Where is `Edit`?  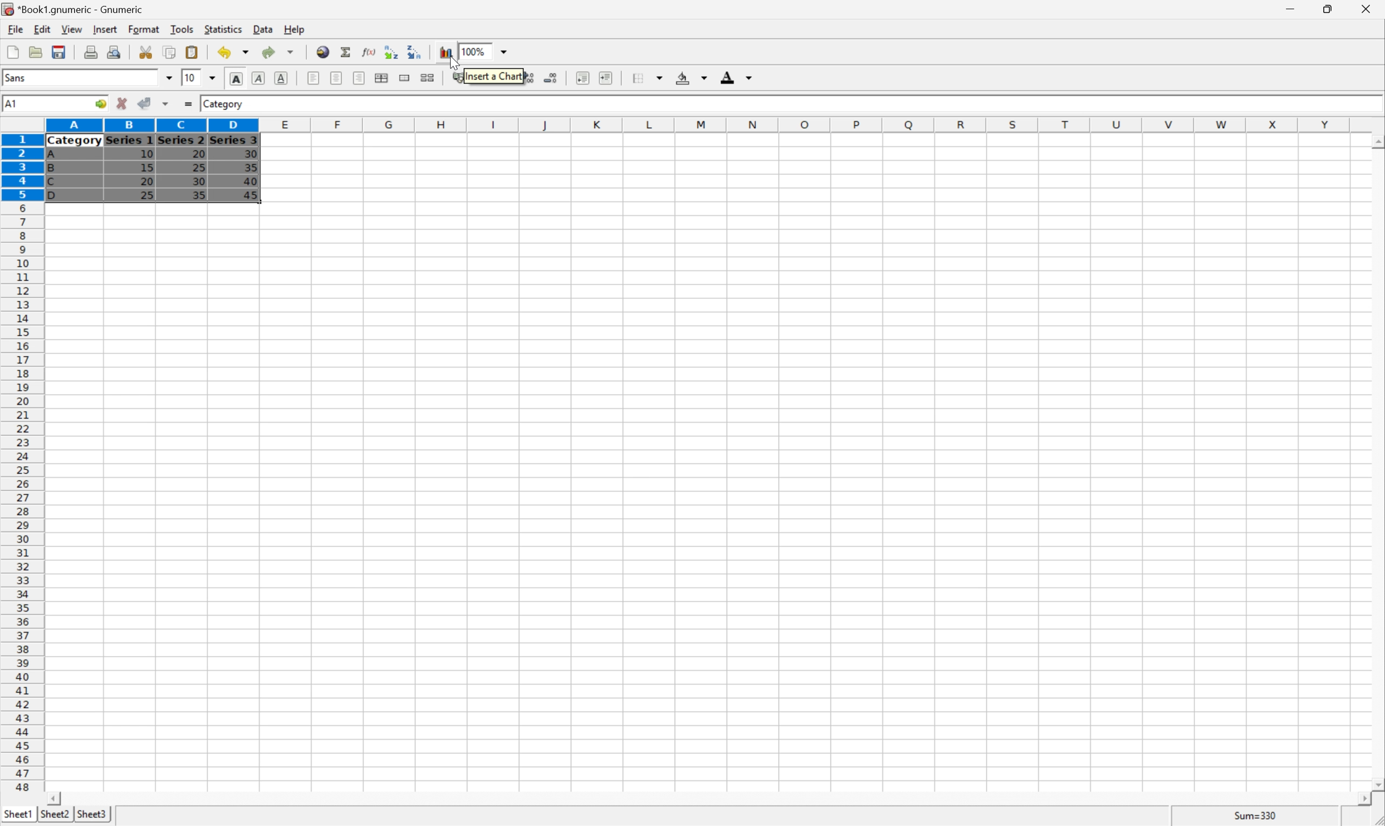 Edit is located at coordinates (42, 28).